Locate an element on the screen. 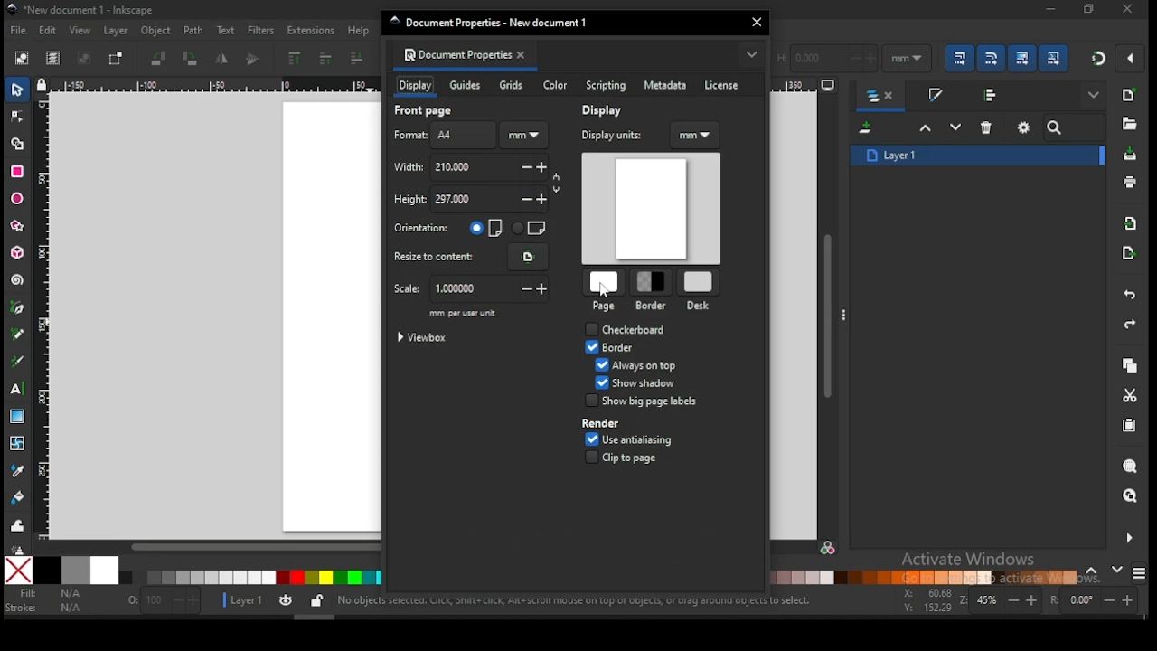 The image size is (1157, 651). align and distribute is located at coordinates (992, 94).